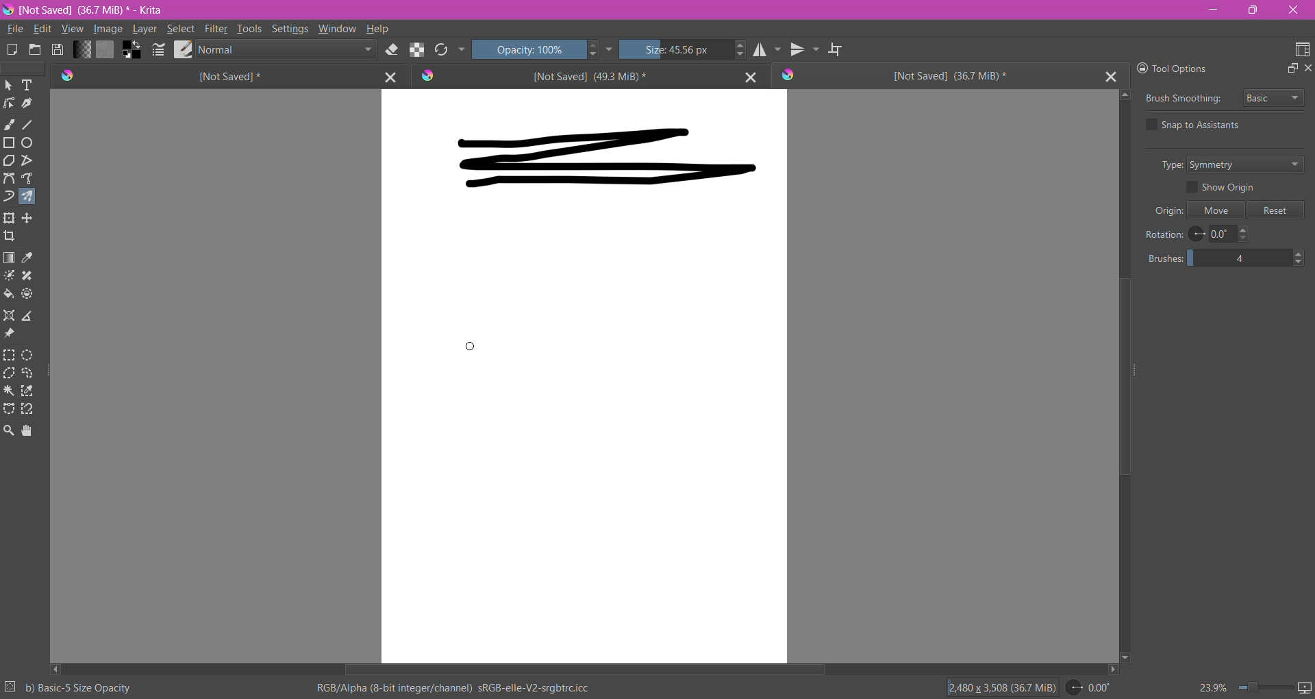 The image size is (1315, 699). What do you see at coordinates (82, 49) in the screenshot?
I see `Fill Gradient` at bounding box center [82, 49].